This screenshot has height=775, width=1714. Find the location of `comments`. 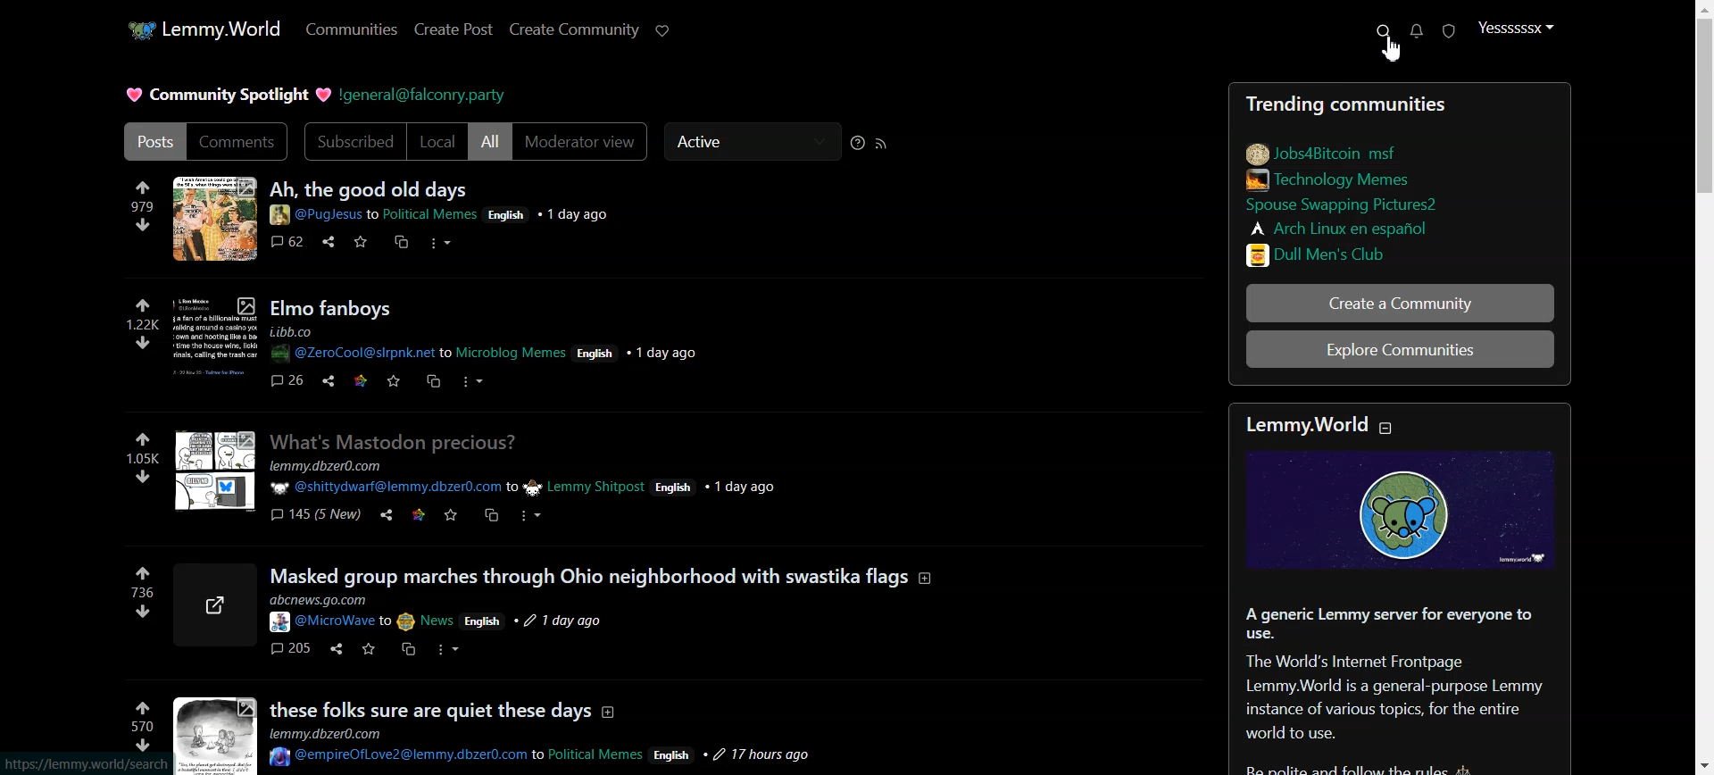

comments is located at coordinates (317, 517).